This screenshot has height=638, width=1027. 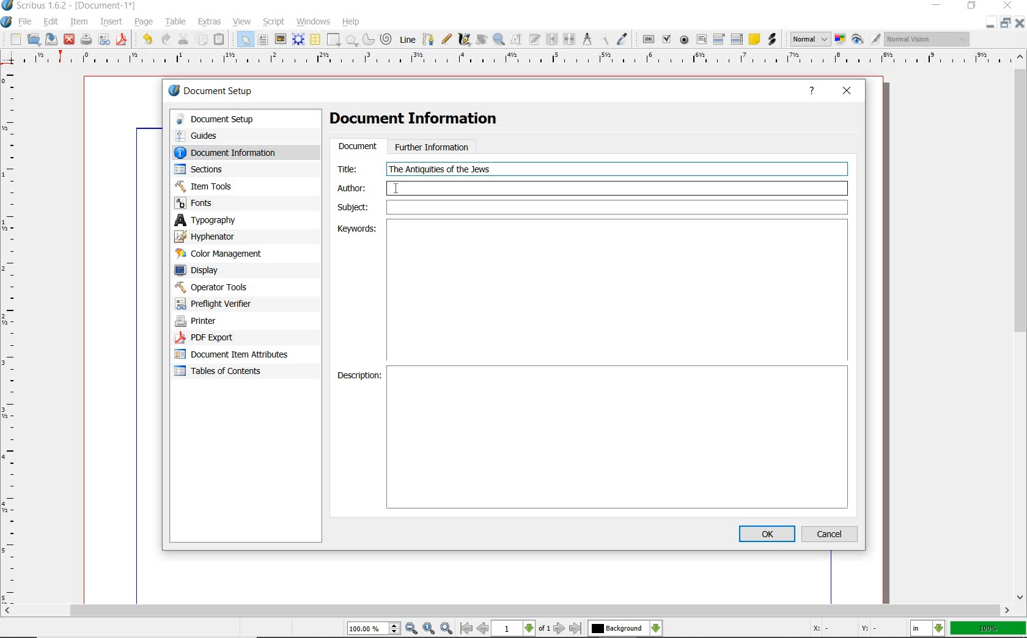 I want to click on new, so click(x=15, y=39).